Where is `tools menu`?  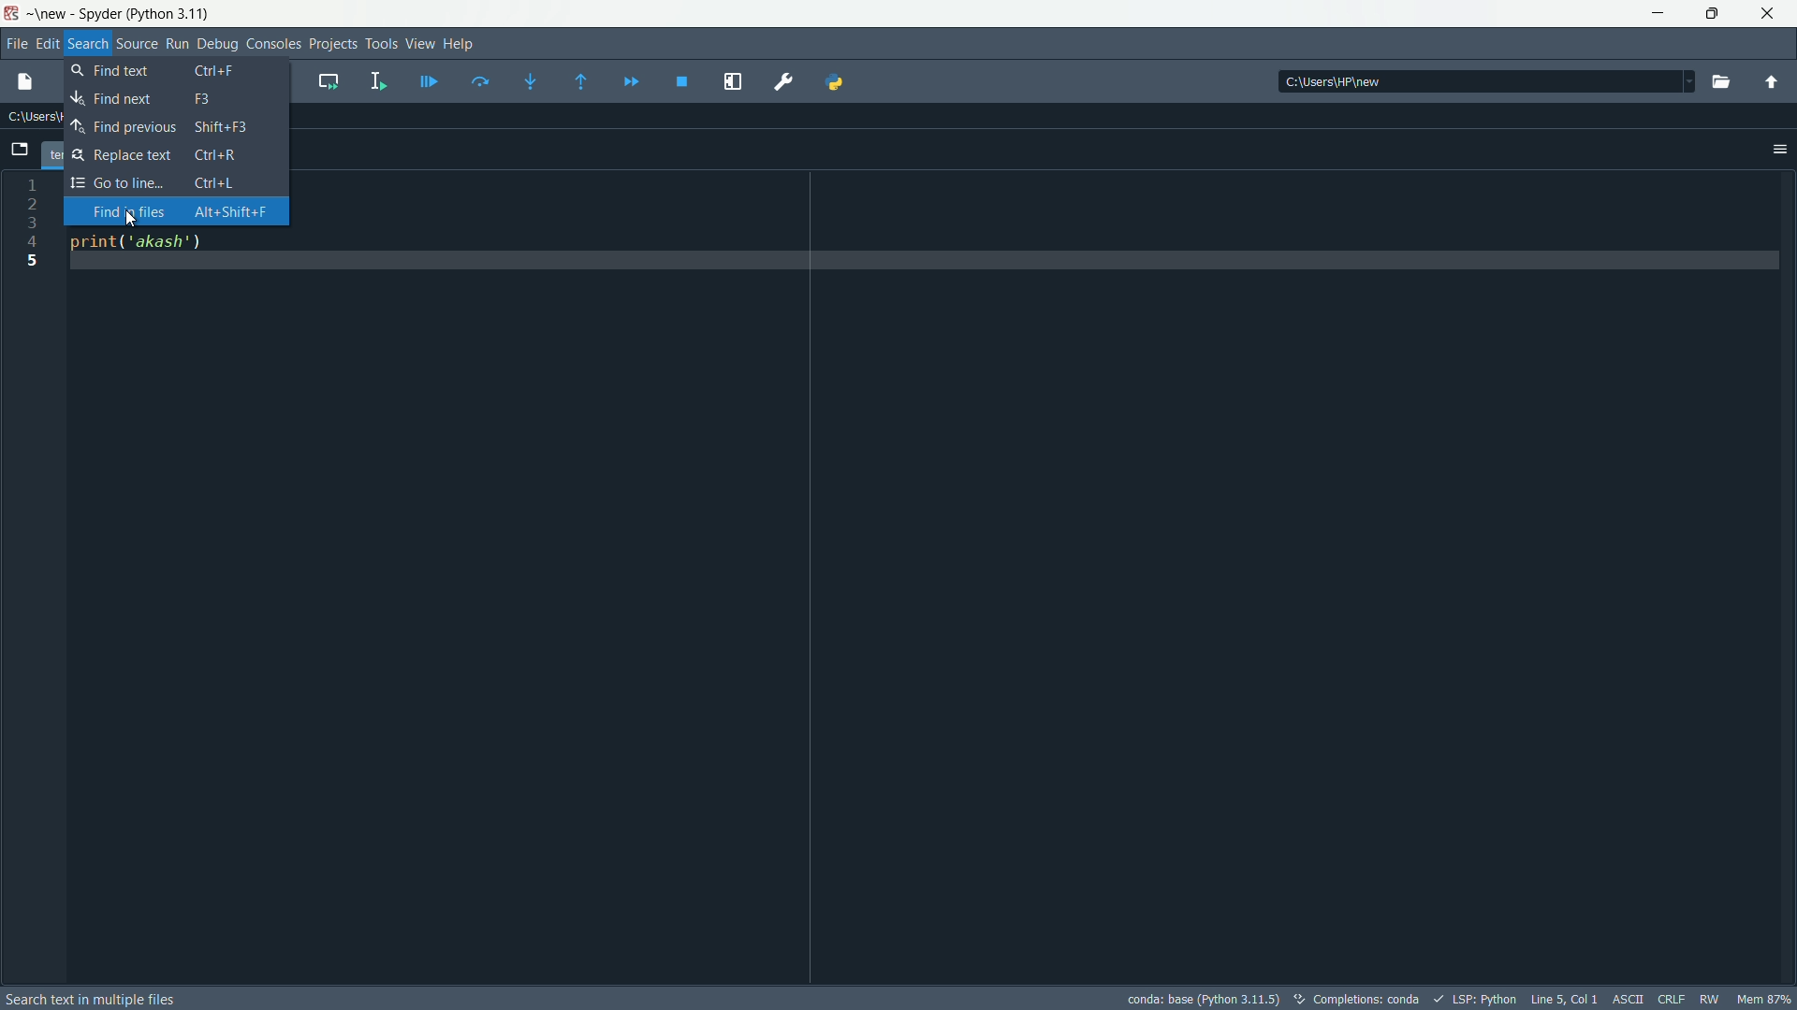 tools menu is located at coordinates (381, 46).